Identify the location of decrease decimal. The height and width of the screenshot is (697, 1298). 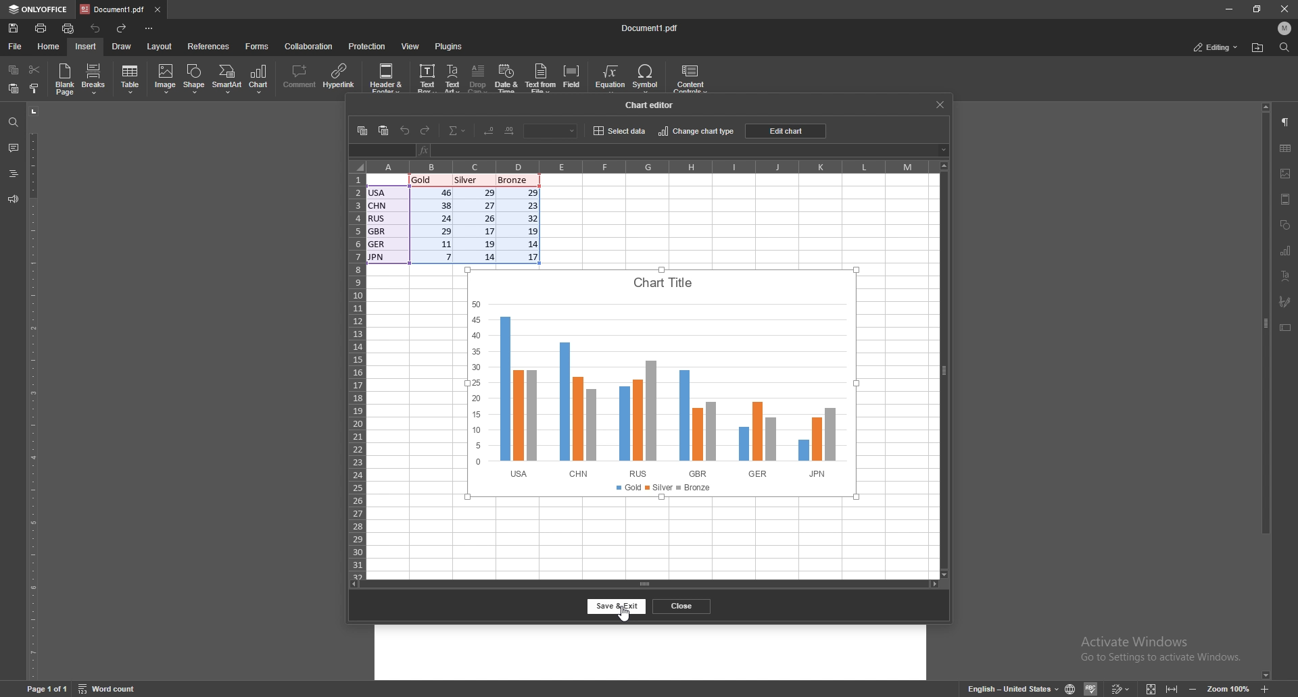
(491, 132).